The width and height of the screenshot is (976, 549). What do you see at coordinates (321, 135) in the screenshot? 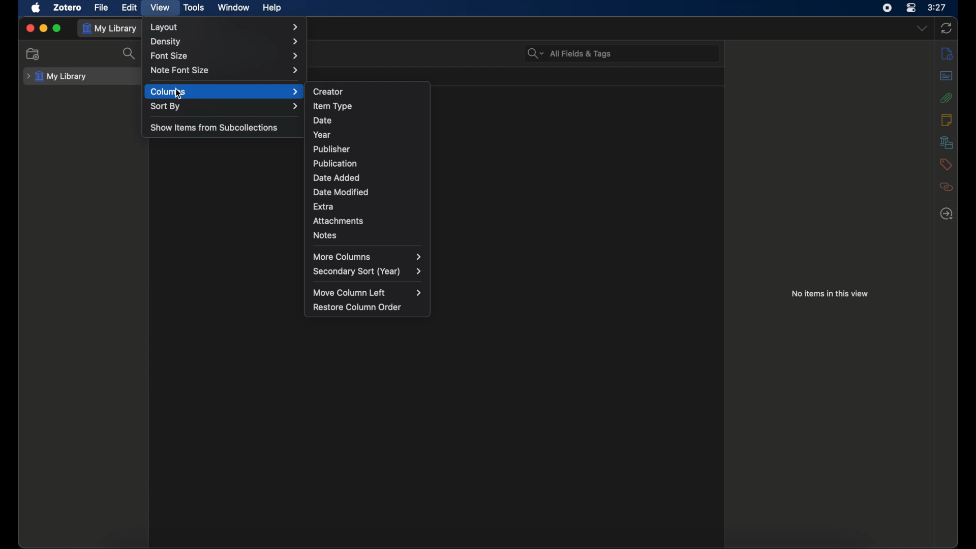
I see `year` at bounding box center [321, 135].